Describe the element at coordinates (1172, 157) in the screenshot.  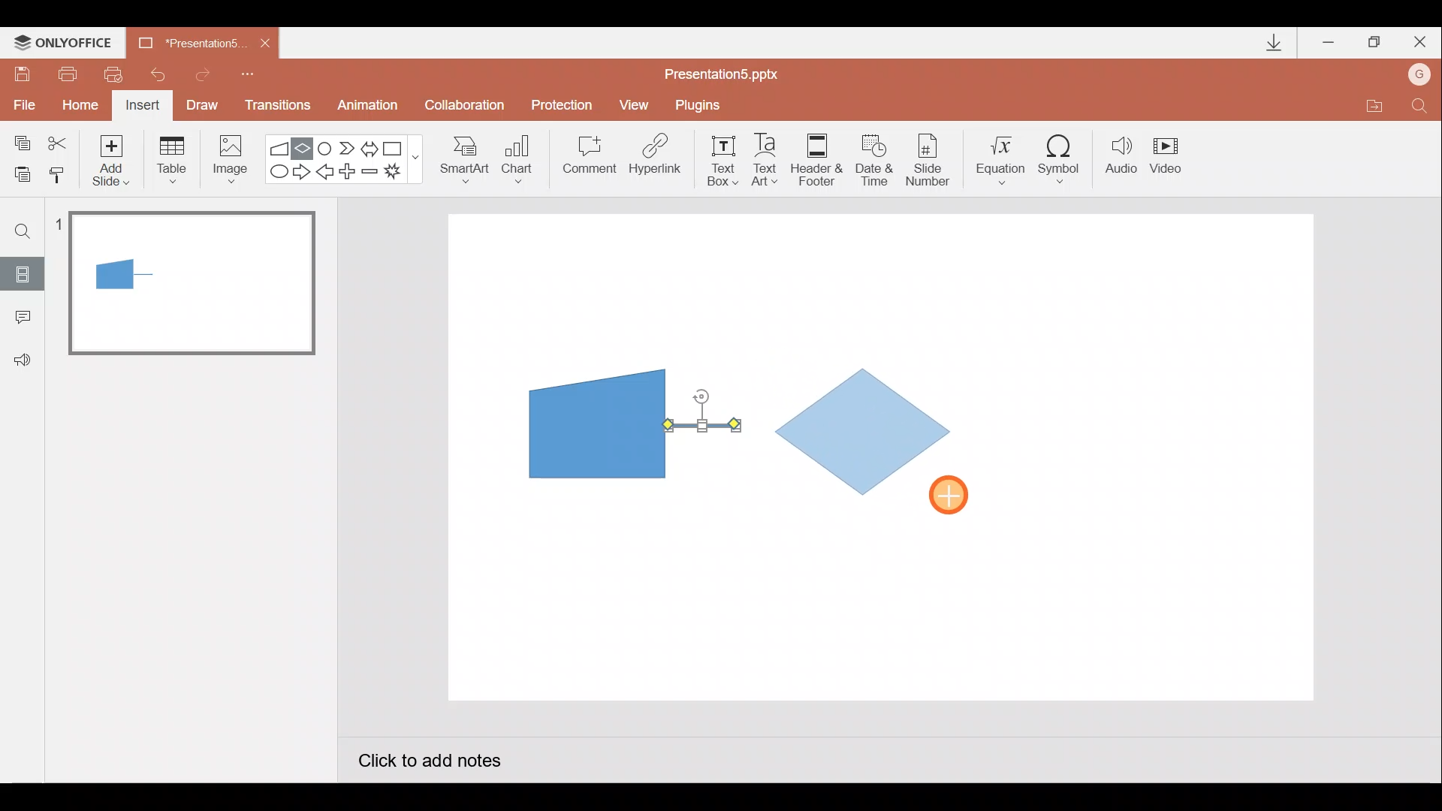
I see `Video` at that location.